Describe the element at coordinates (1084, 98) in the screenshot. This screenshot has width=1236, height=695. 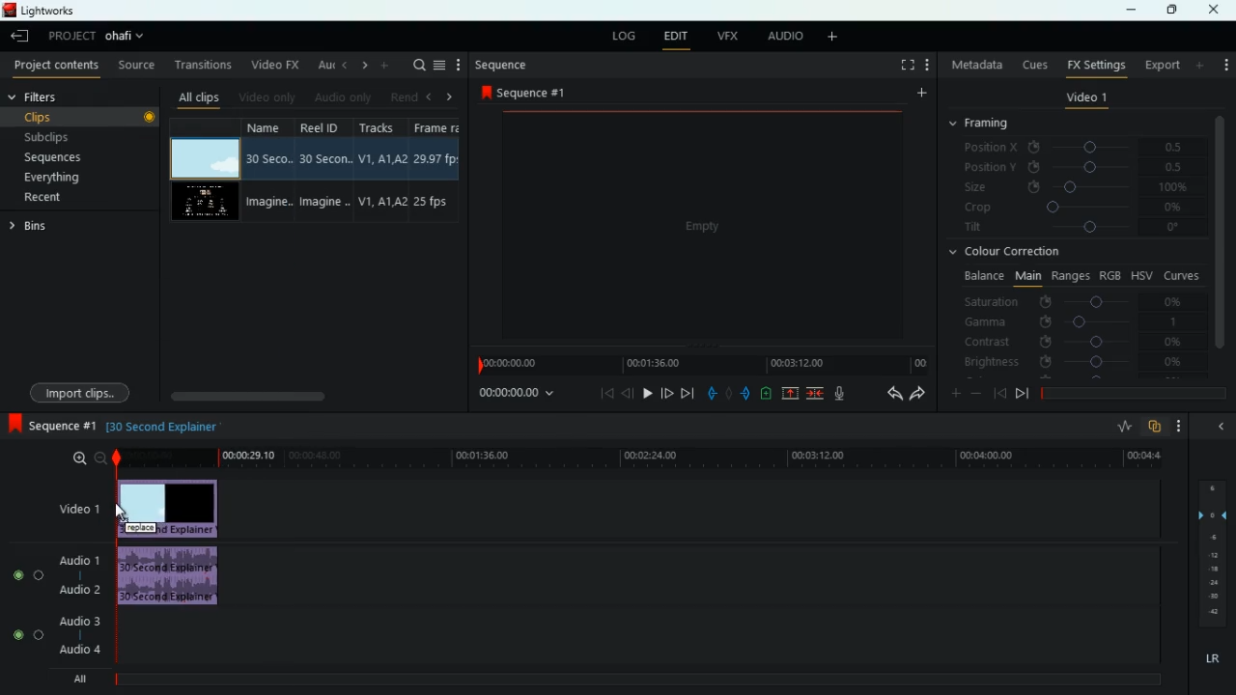
I see `video 1` at that location.